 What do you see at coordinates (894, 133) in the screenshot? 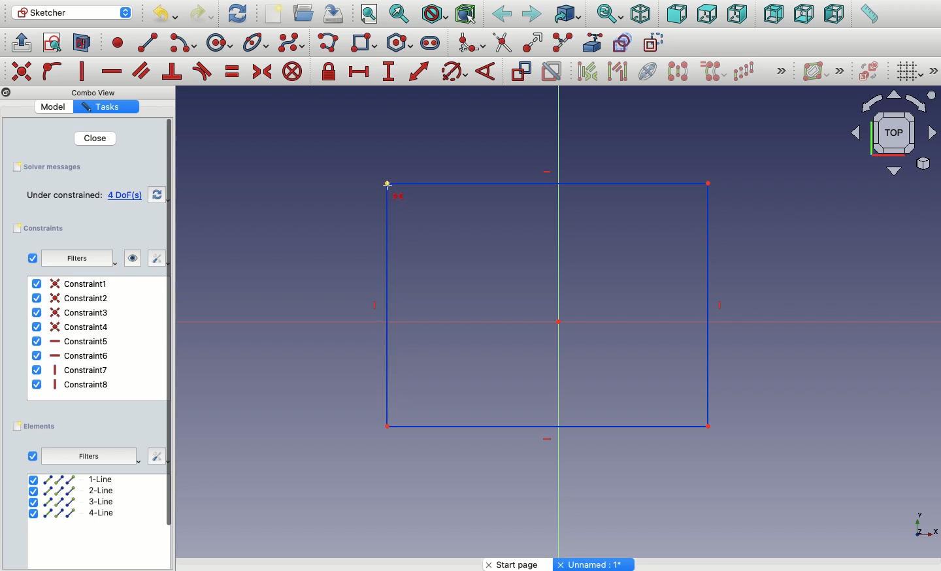
I see `Navigator` at bounding box center [894, 133].